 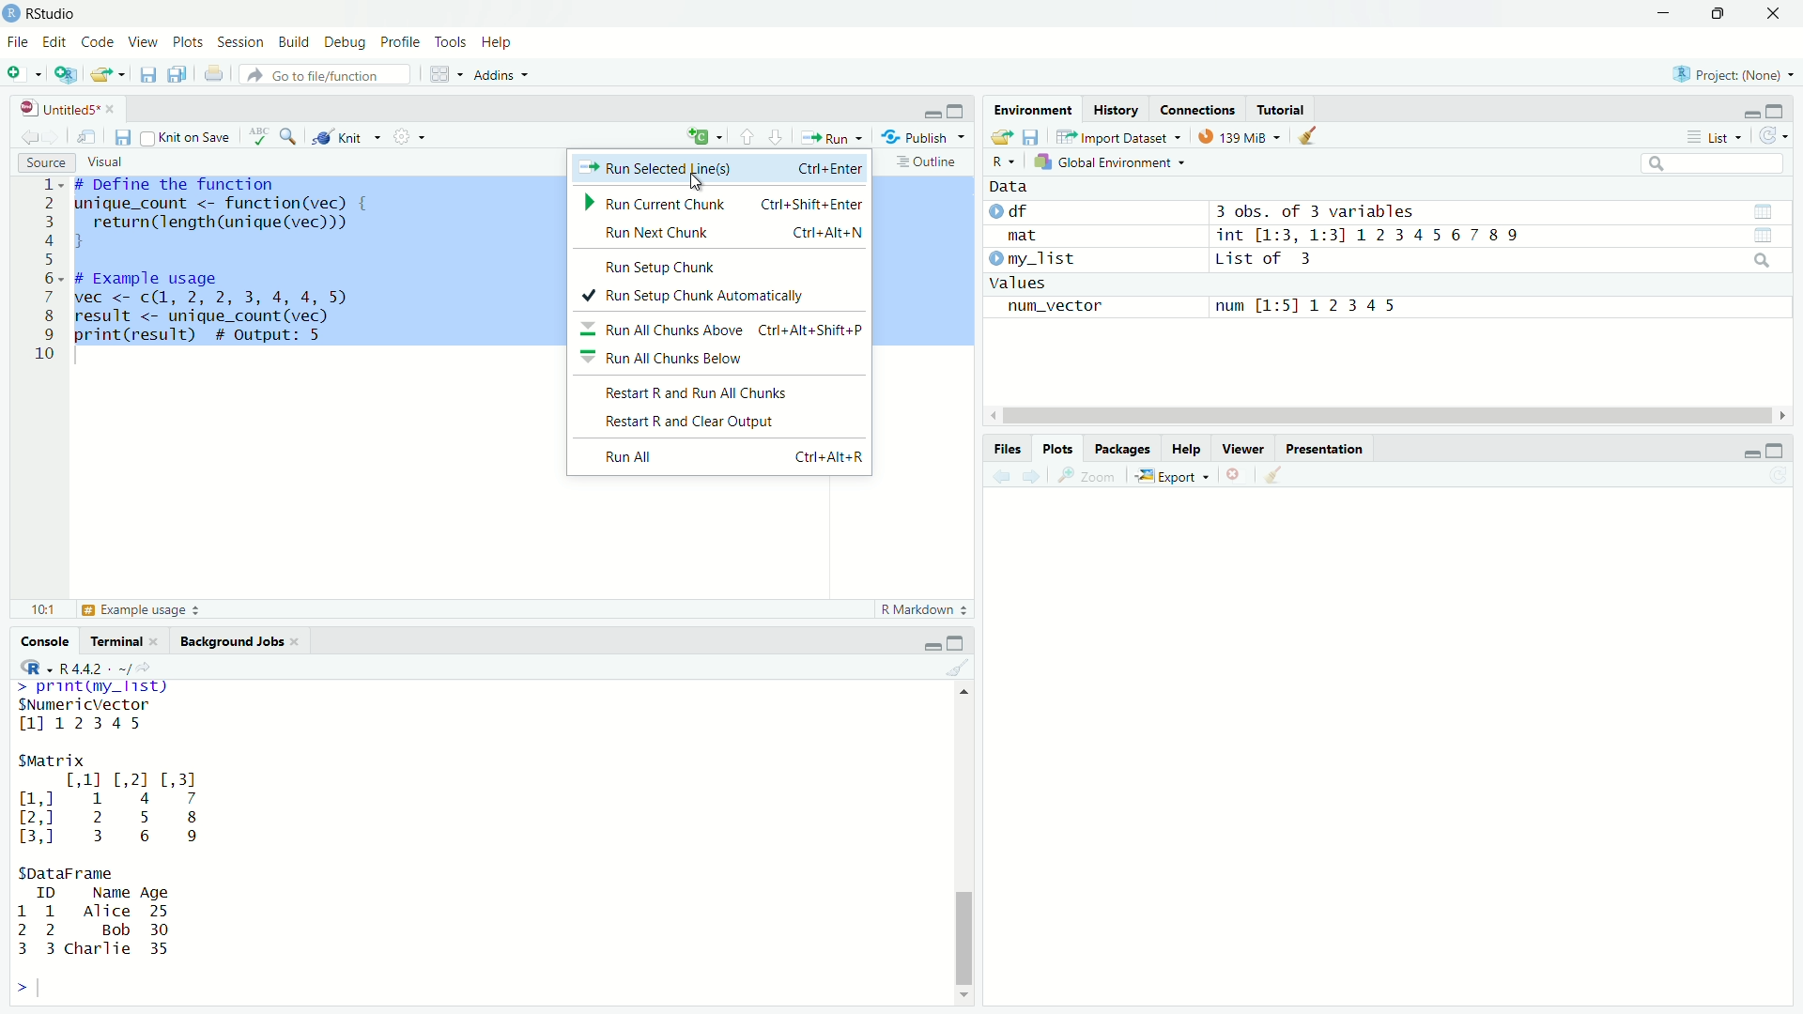 What do you see at coordinates (1197, 109) in the screenshot?
I see `connections` at bounding box center [1197, 109].